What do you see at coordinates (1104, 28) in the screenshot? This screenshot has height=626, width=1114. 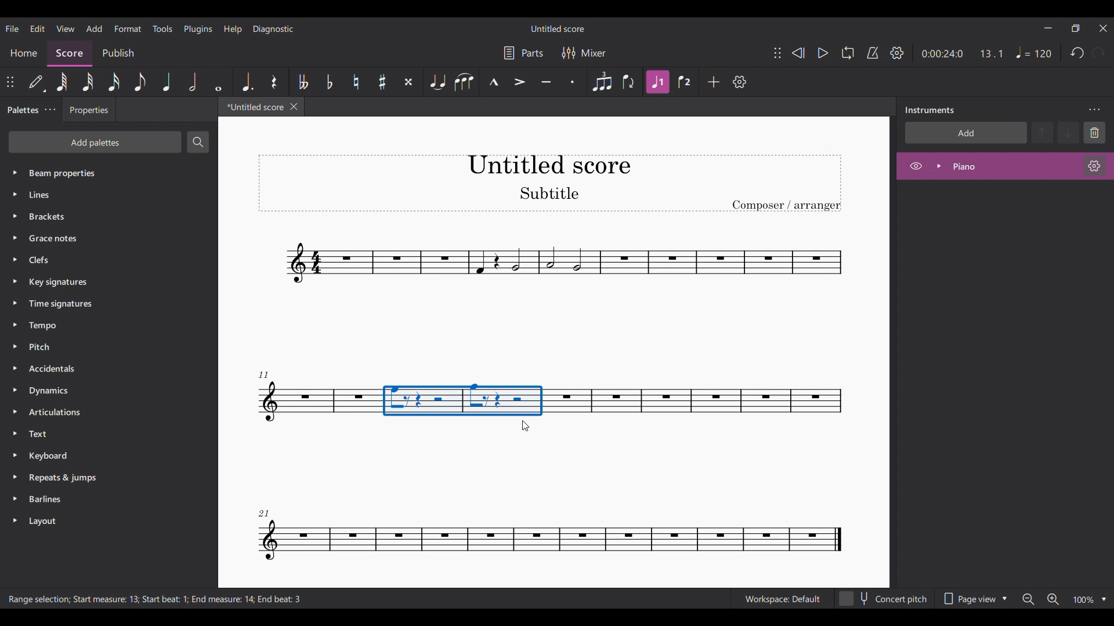 I see `Close interface` at bounding box center [1104, 28].